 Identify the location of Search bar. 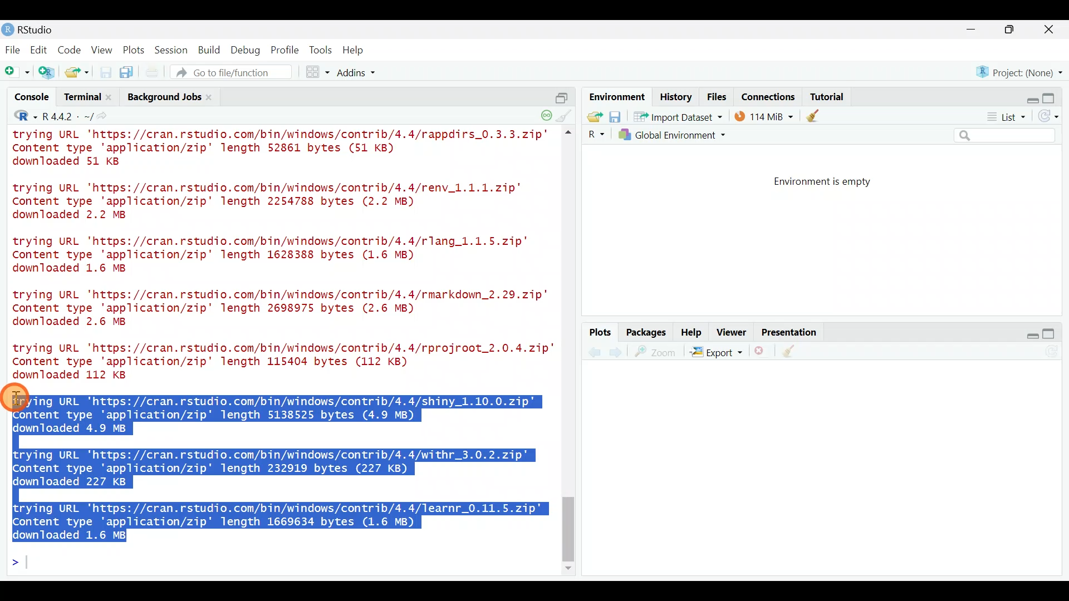
(1007, 136).